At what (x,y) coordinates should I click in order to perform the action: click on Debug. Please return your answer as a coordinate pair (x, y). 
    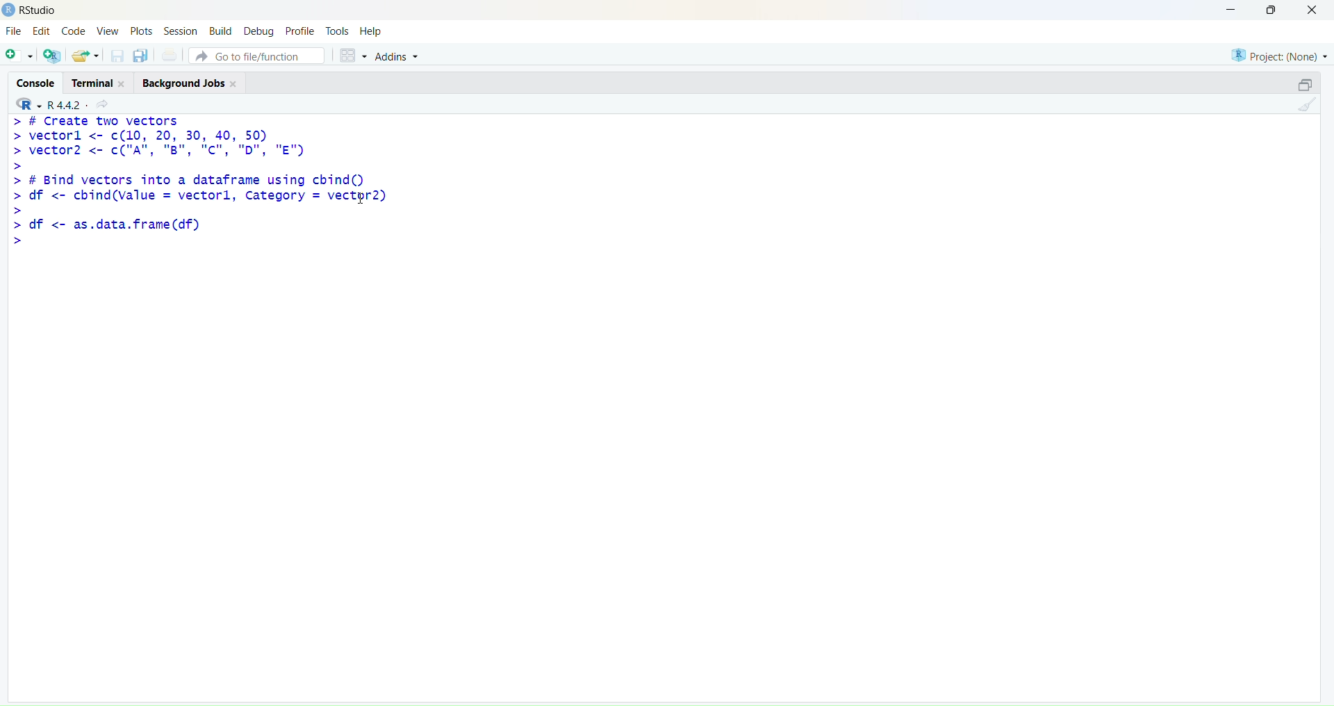
    Looking at the image, I should click on (260, 31).